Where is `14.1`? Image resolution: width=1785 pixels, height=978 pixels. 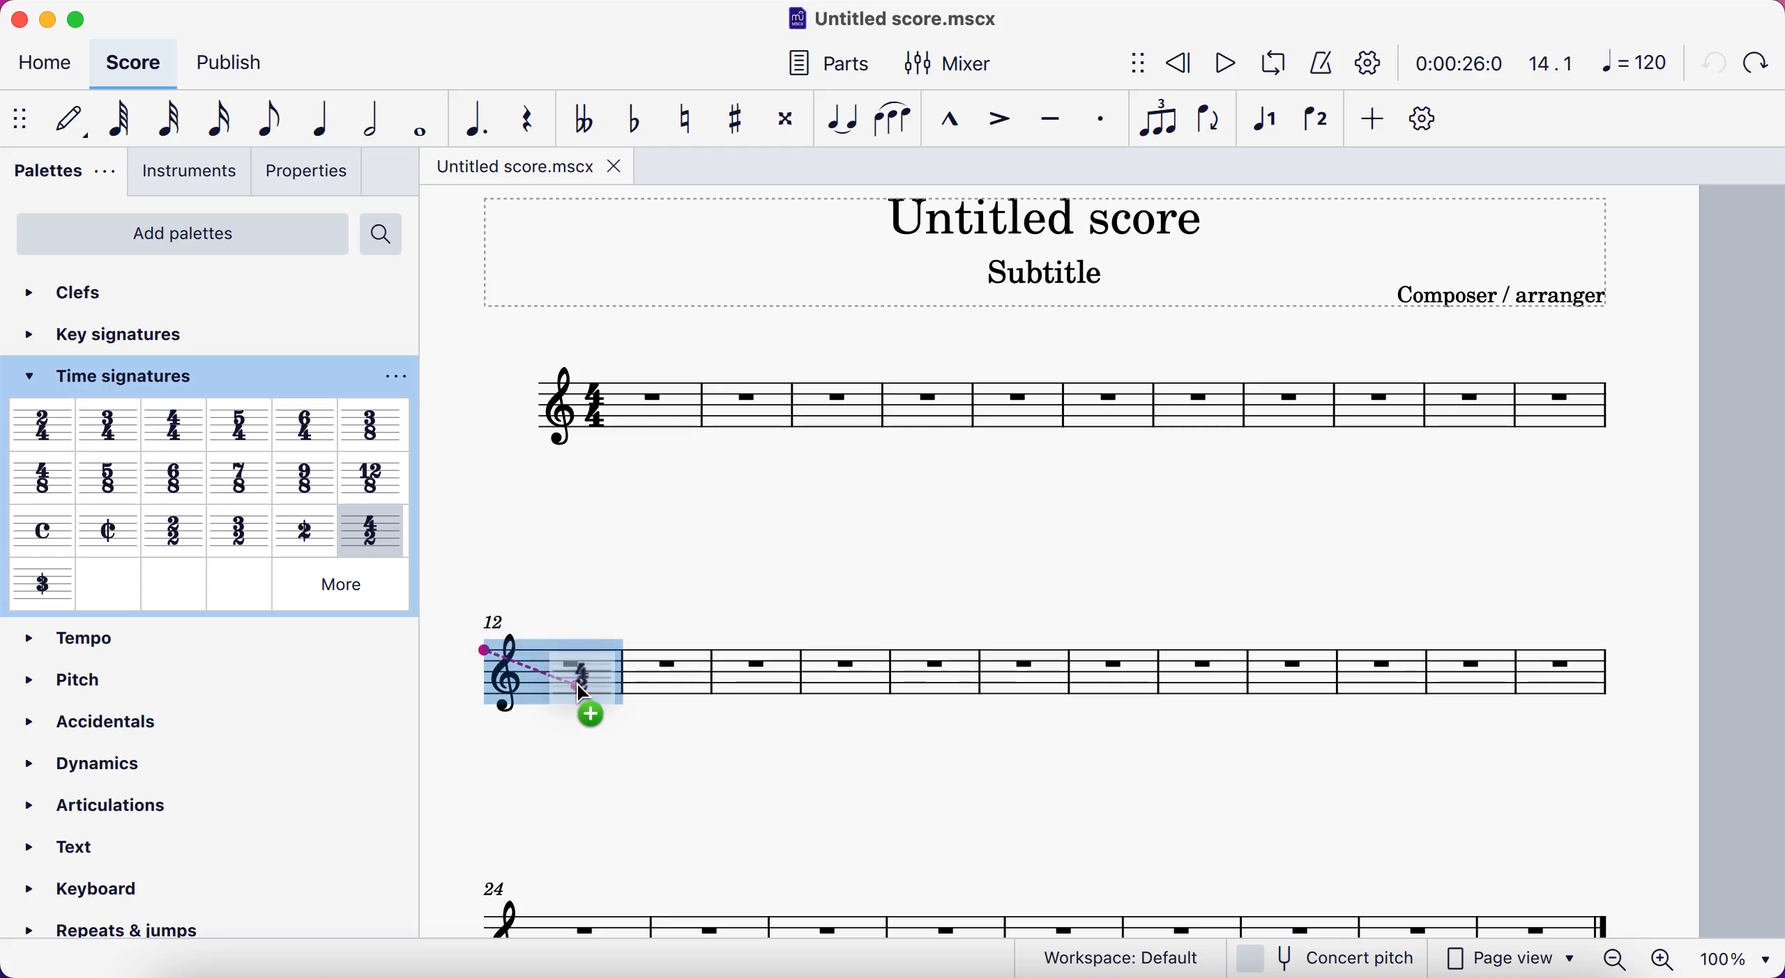
14.1 is located at coordinates (1544, 64).